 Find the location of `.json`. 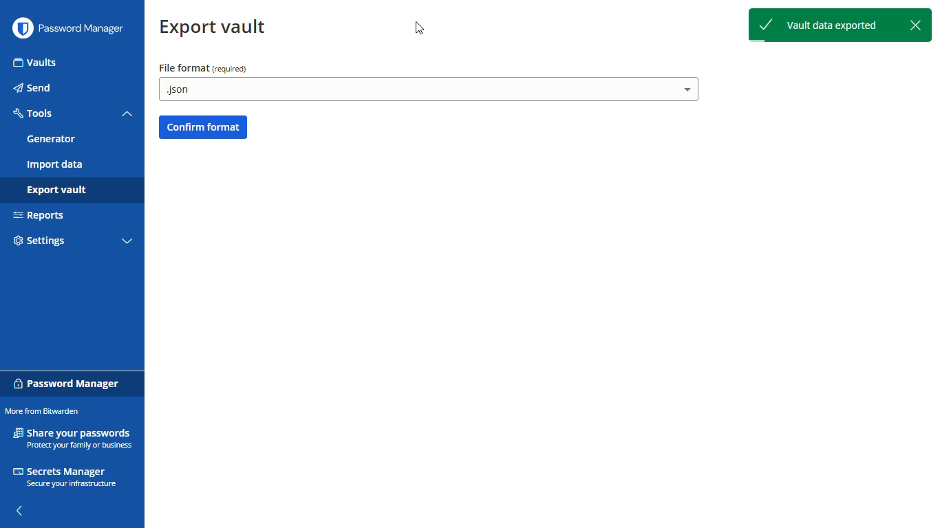

.json is located at coordinates (429, 91).